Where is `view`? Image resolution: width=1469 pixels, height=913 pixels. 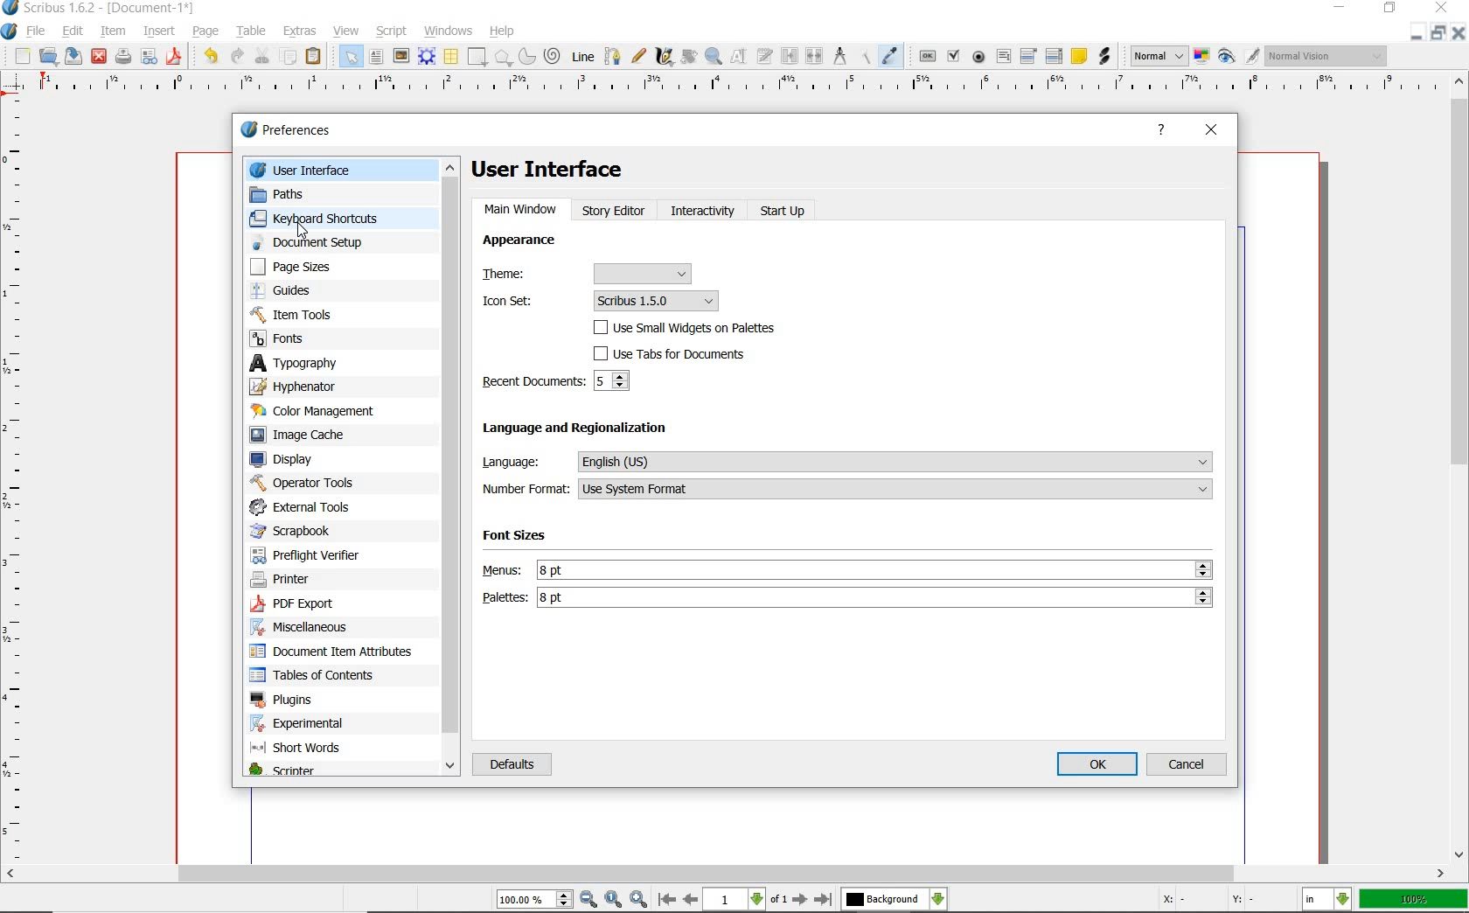 view is located at coordinates (347, 31).